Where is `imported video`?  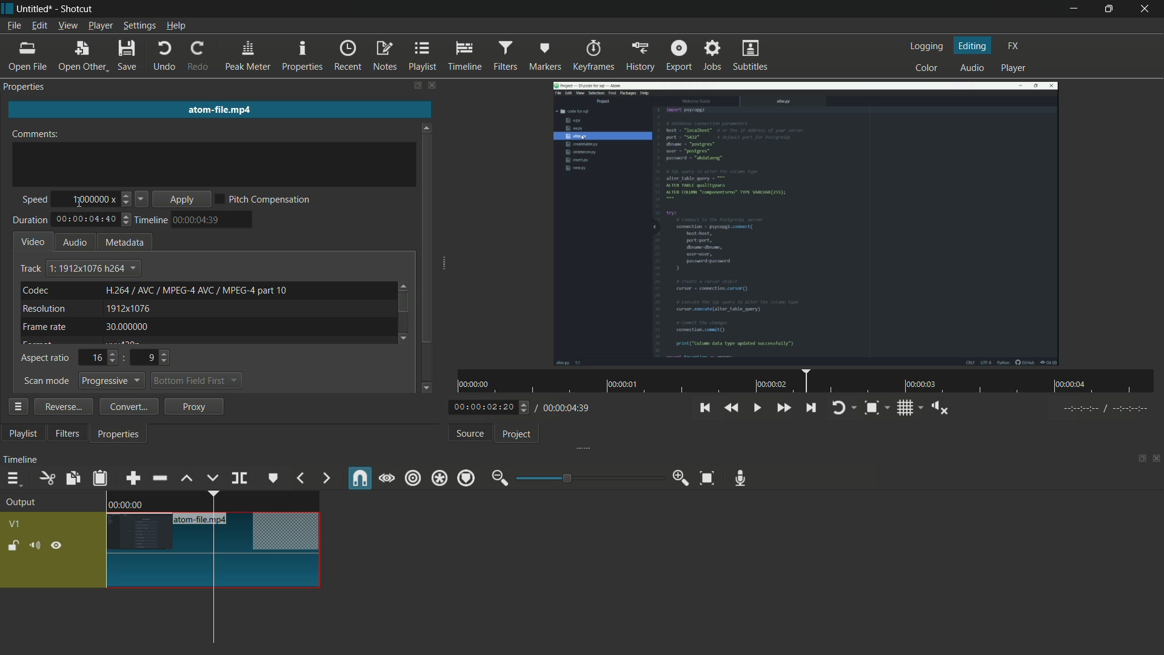 imported video is located at coordinates (807, 223).